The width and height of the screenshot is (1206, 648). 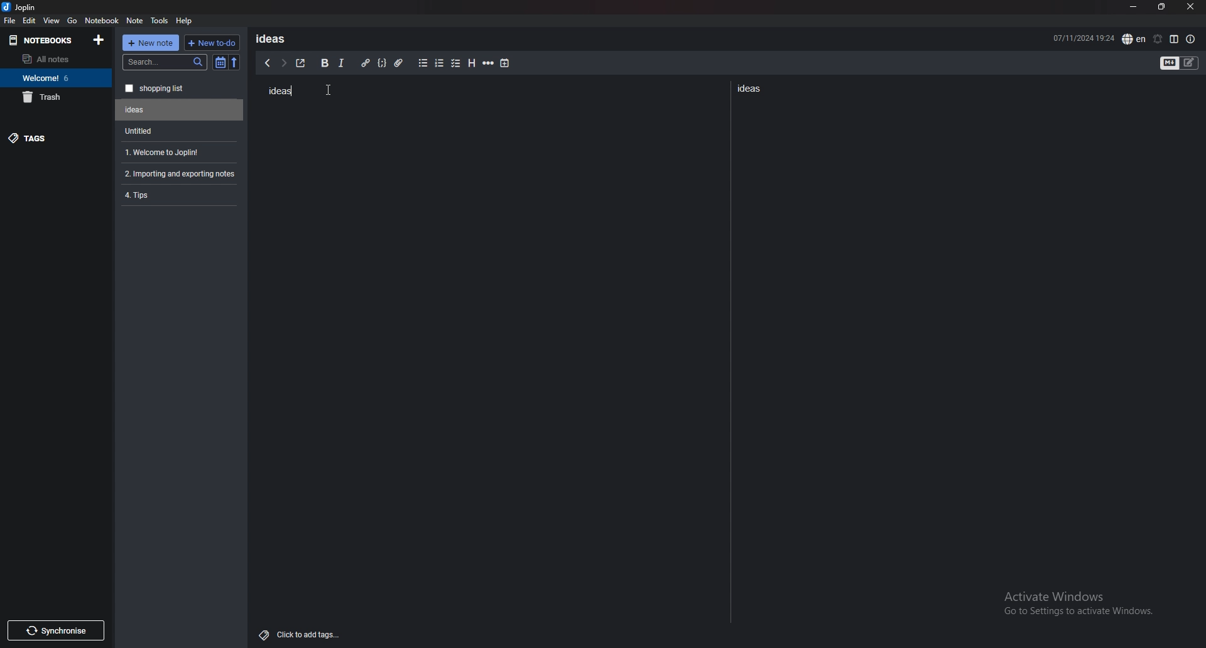 What do you see at coordinates (52, 20) in the screenshot?
I see `view` at bounding box center [52, 20].